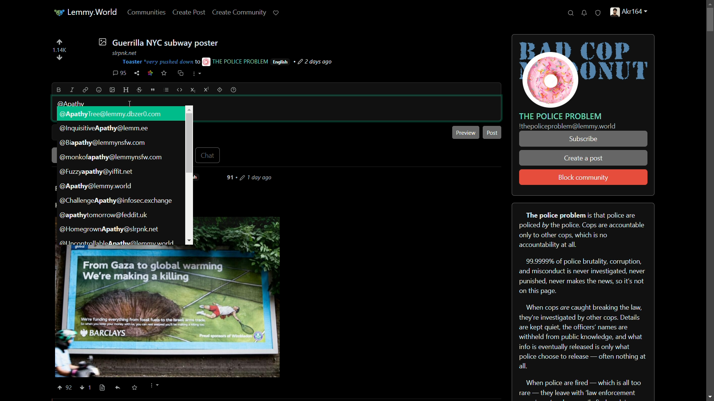 This screenshot has width=714, height=401. I want to click on more options, so click(154, 386).